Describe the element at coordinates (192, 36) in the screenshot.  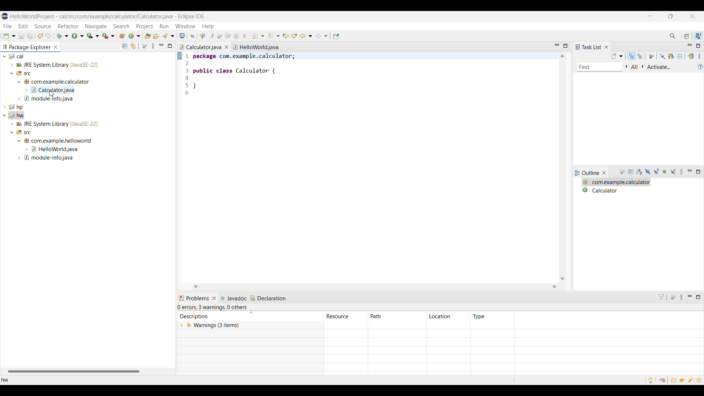
I see `Skip all breakpoints` at that location.